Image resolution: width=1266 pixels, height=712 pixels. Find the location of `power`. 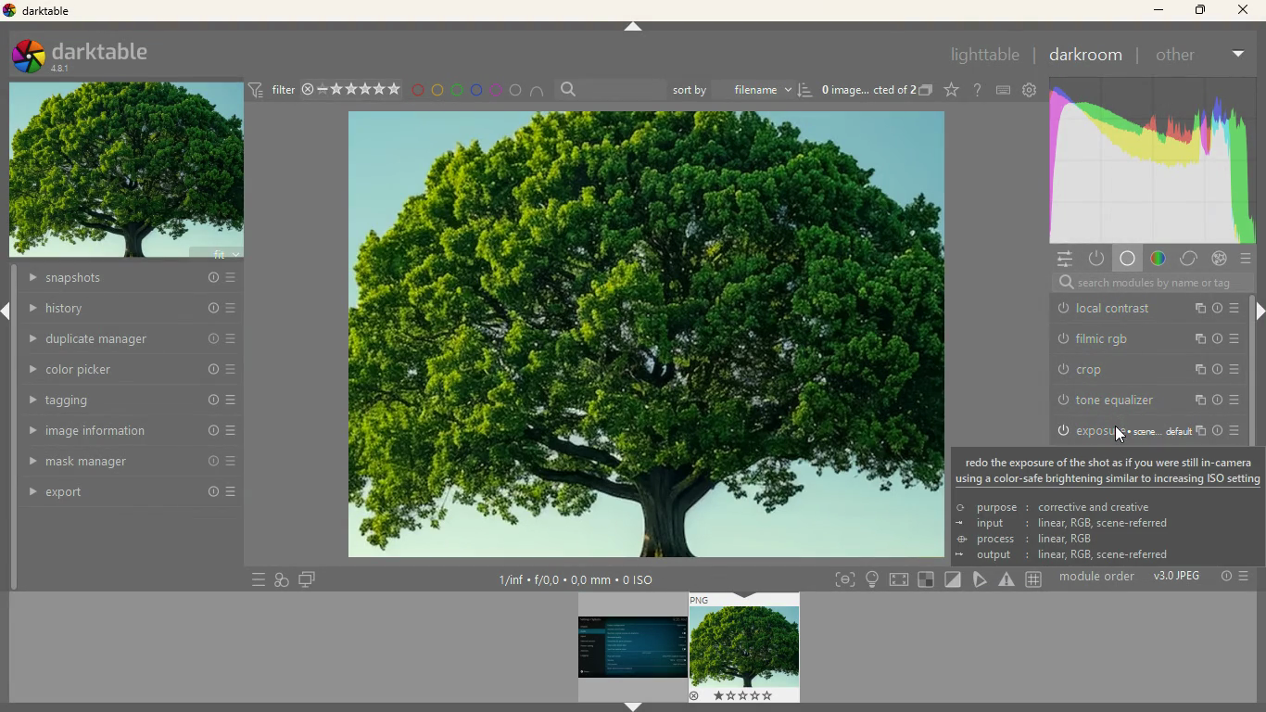

power is located at coordinates (1060, 307).